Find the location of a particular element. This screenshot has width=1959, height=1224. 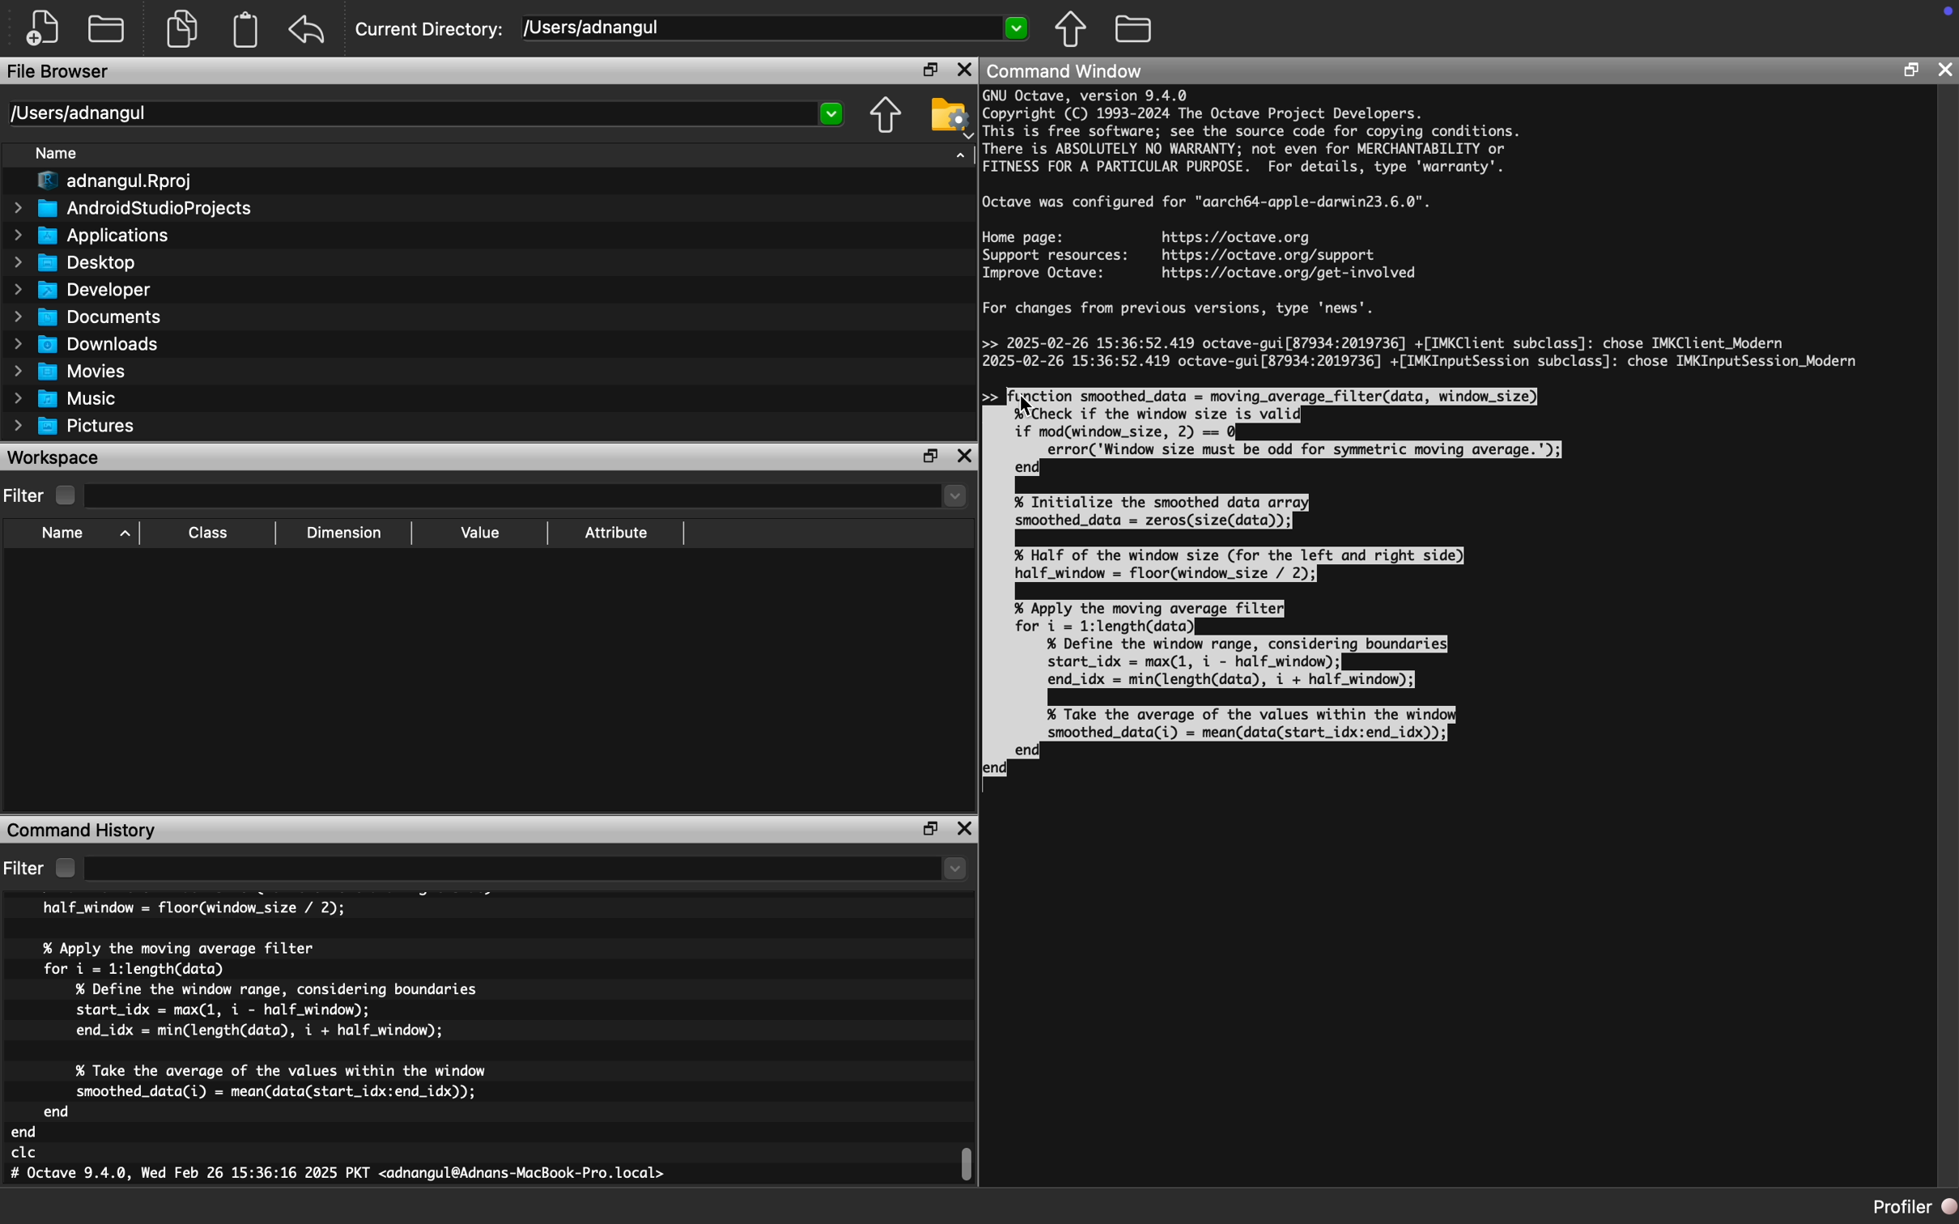

Folder Settings is located at coordinates (950, 117).